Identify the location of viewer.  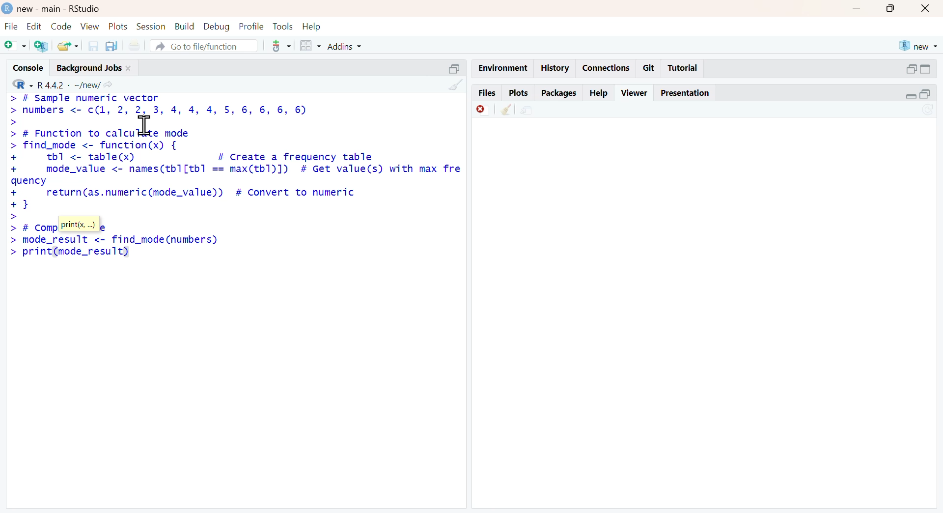
(635, 93).